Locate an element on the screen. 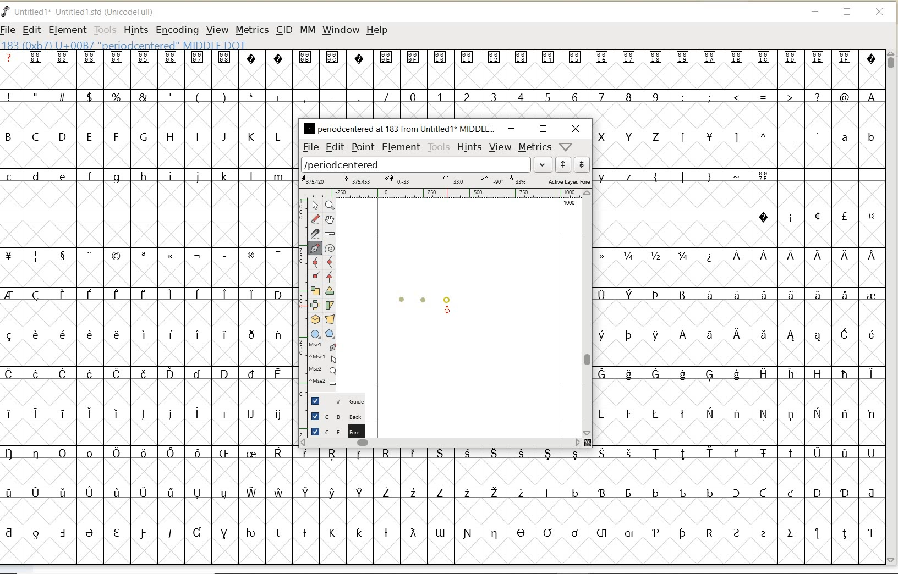 The image size is (898, 574). Add a corner point is located at coordinates (315, 276).